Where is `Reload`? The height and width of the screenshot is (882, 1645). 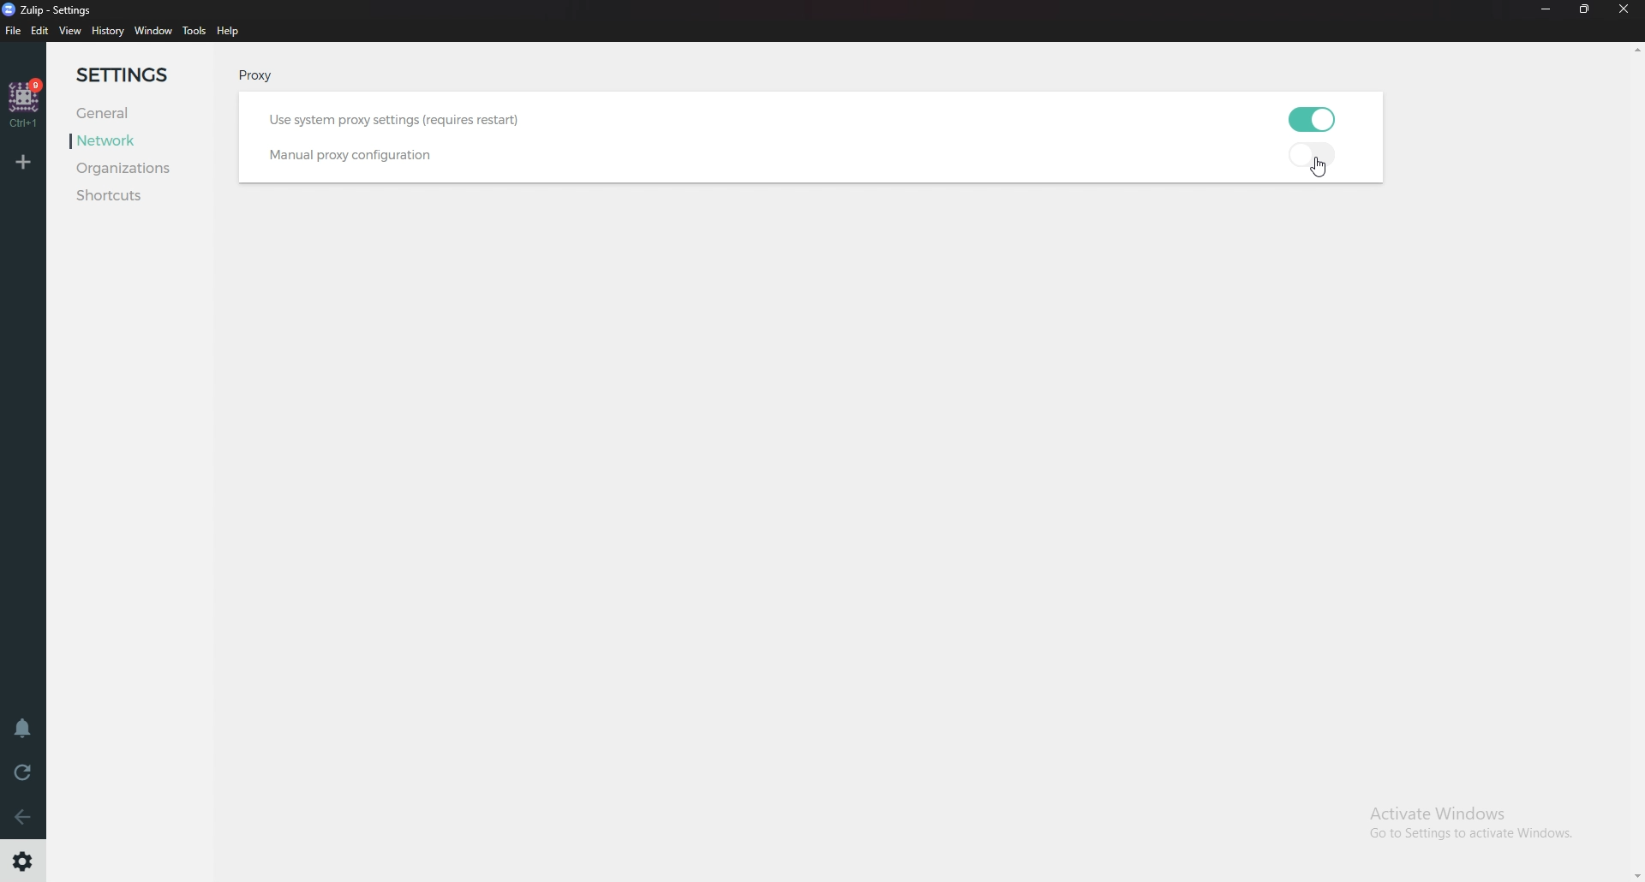
Reload is located at coordinates (21, 772).